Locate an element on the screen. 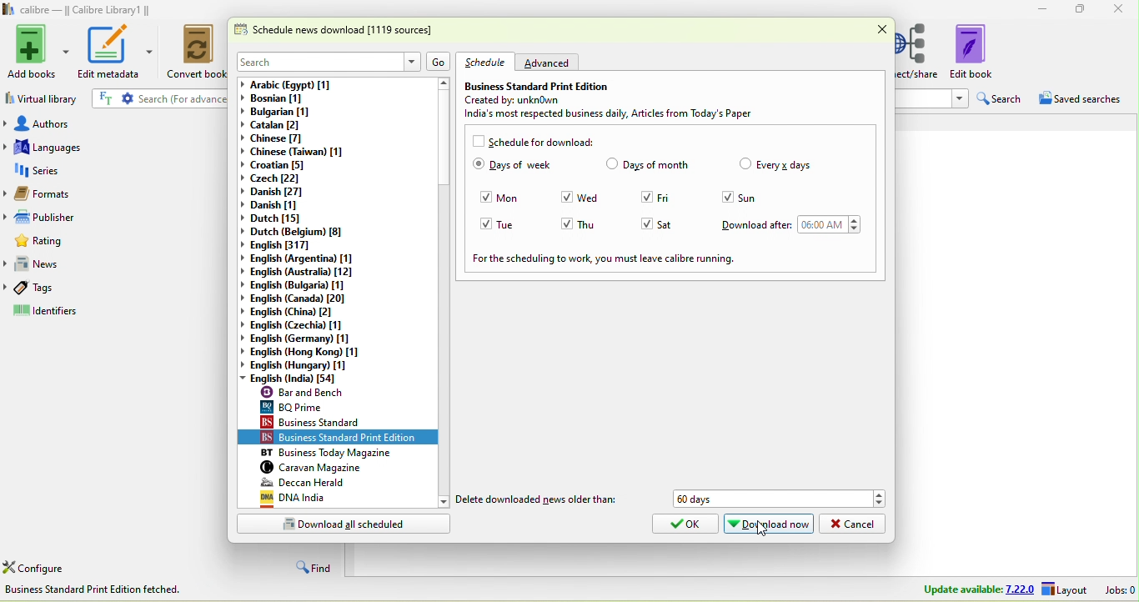 Image resolution: width=1139 pixels, height=602 pixels. close is located at coordinates (881, 30).